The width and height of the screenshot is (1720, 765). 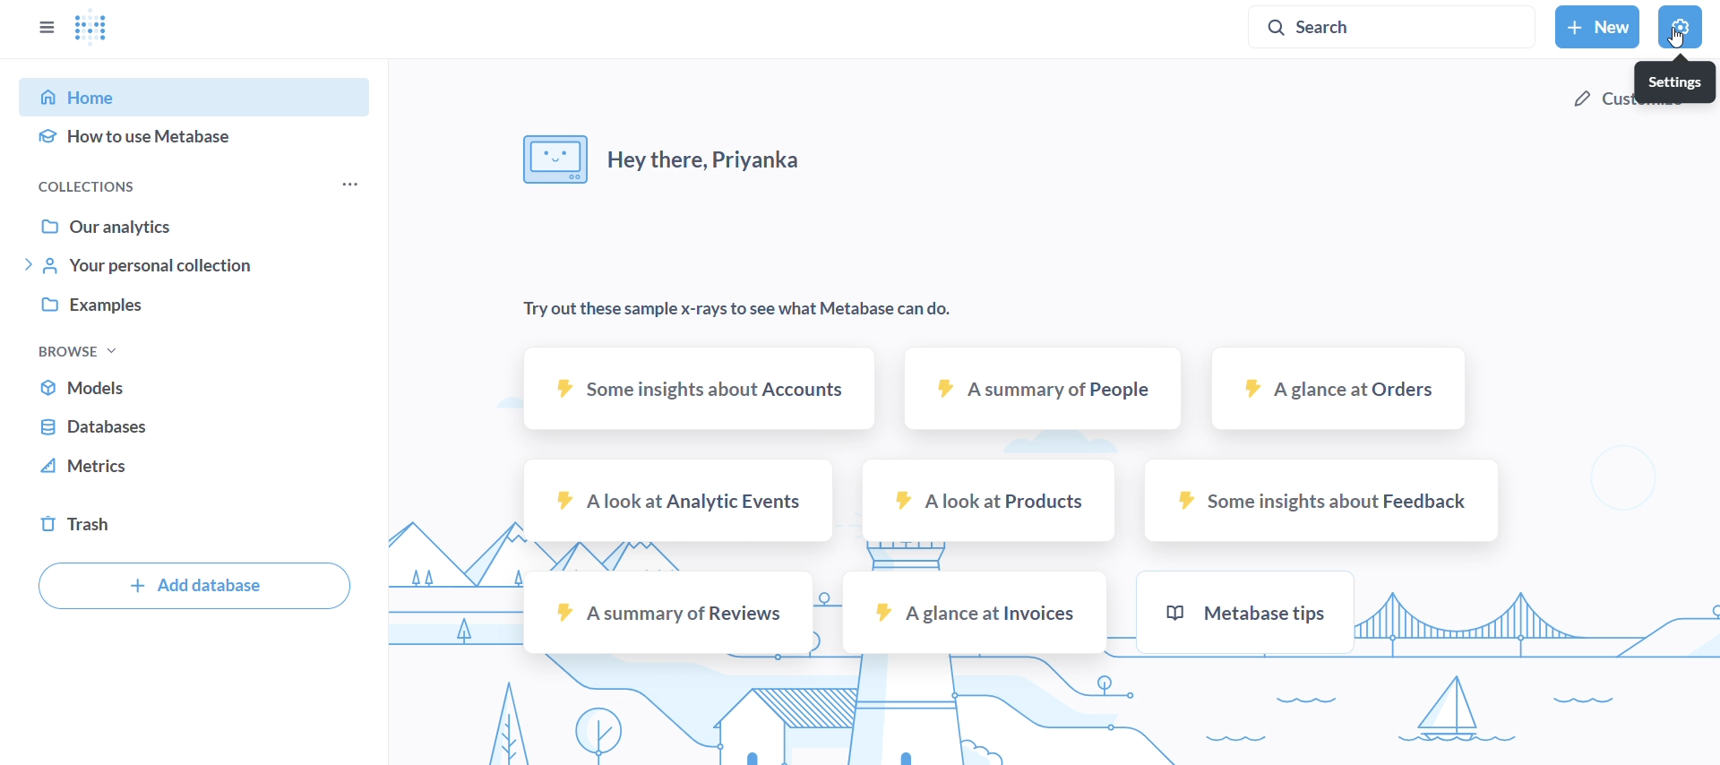 What do you see at coordinates (193, 267) in the screenshot?
I see `your personal collection` at bounding box center [193, 267].